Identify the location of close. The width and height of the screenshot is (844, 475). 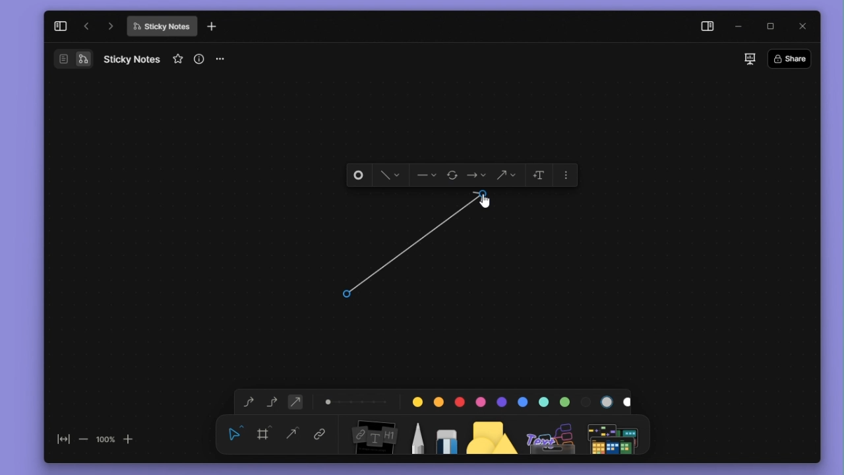
(804, 25).